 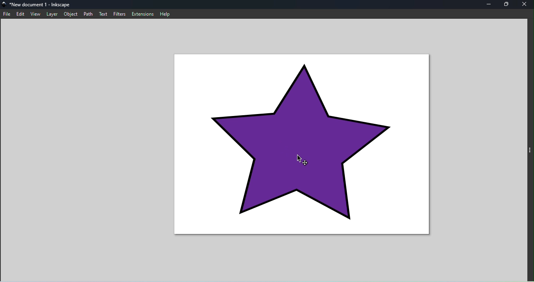 What do you see at coordinates (102, 14) in the screenshot?
I see `text` at bounding box center [102, 14].